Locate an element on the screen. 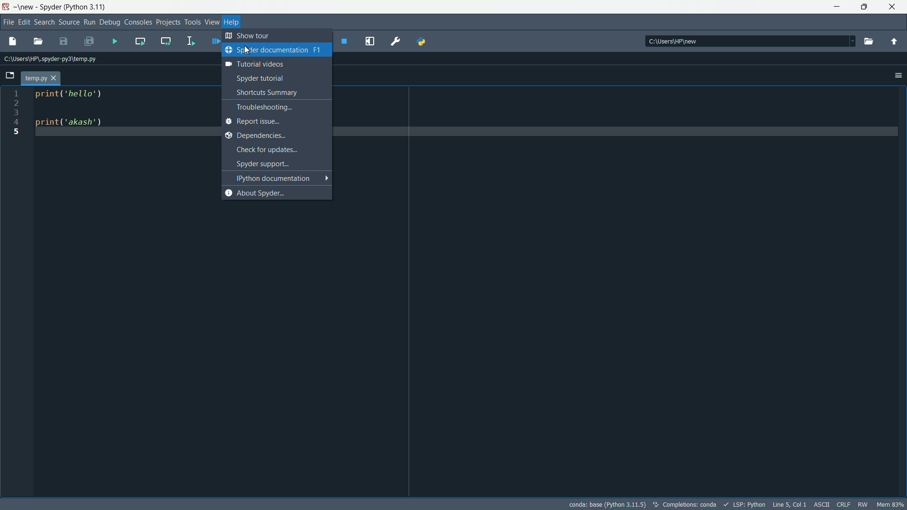 This screenshot has height=510, width=907. run selection is located at coordinates (189, 41).